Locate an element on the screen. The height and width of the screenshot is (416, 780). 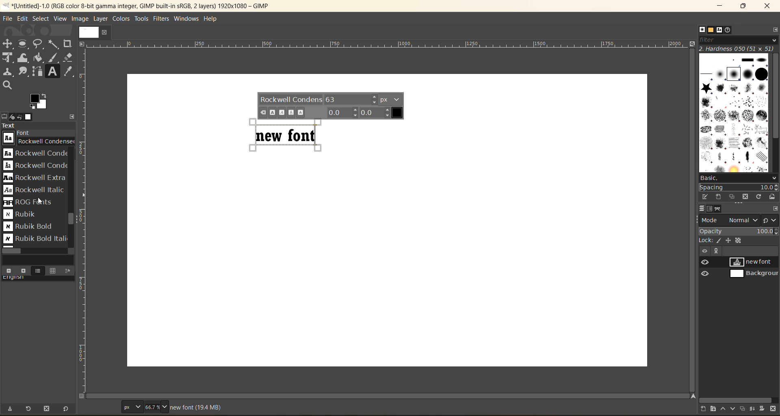
patterns is located at coordinates (713, 30).